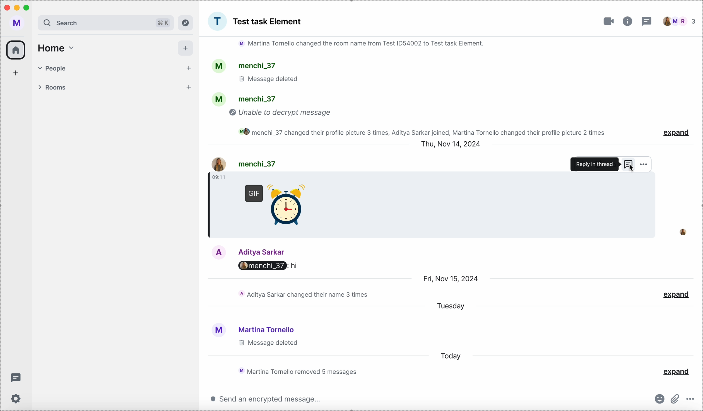  I want to click on threads, so click(646, 23).